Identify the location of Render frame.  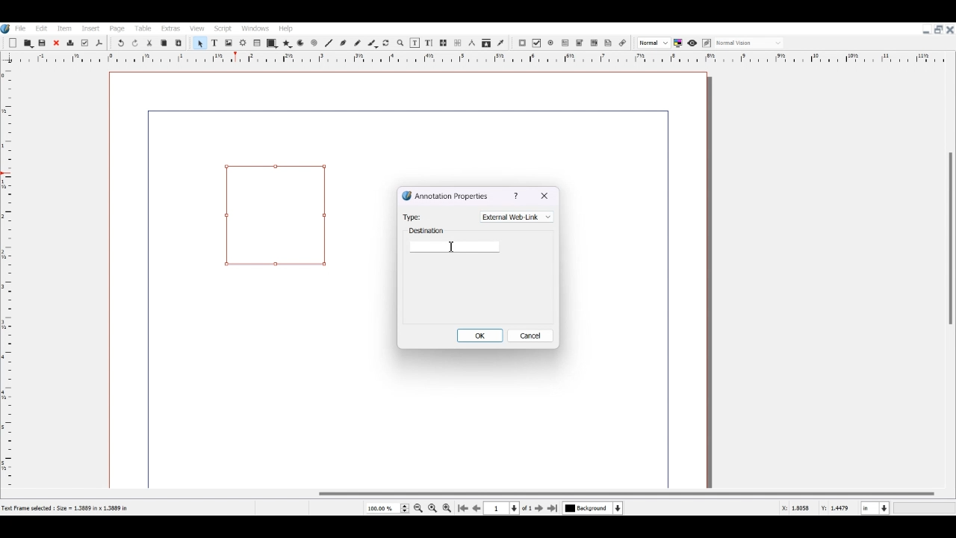
(243, 43).